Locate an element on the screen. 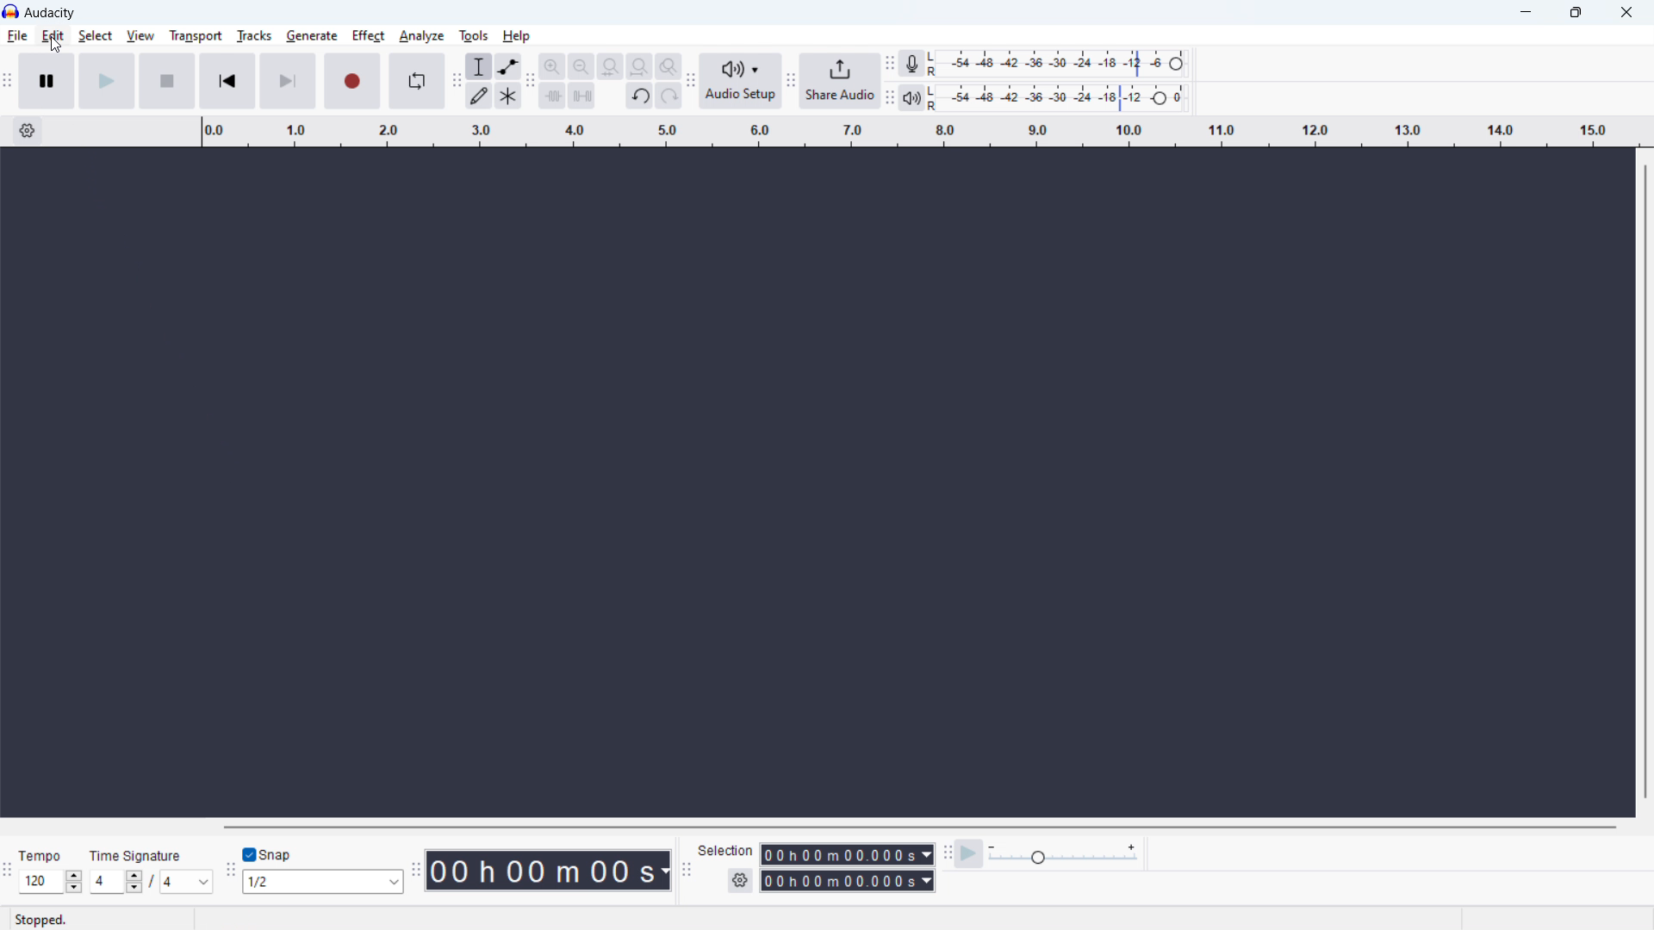 This screenshot has height=930, width=1654. select is located at coordinates (96, 35).